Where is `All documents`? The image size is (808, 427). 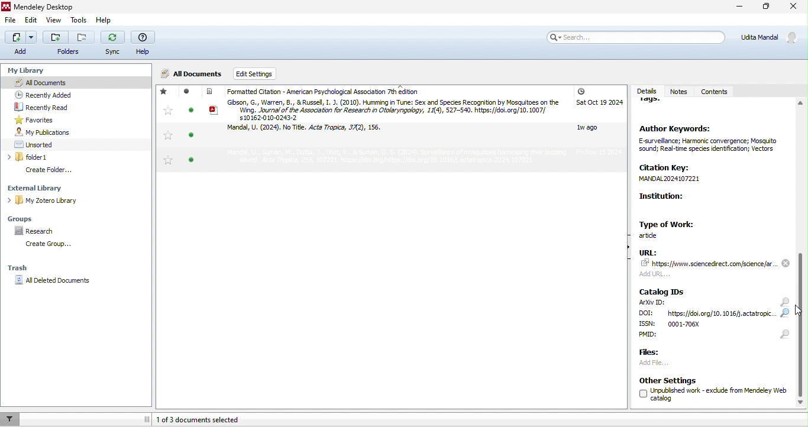 All documents is located at coordinates (192, 75).